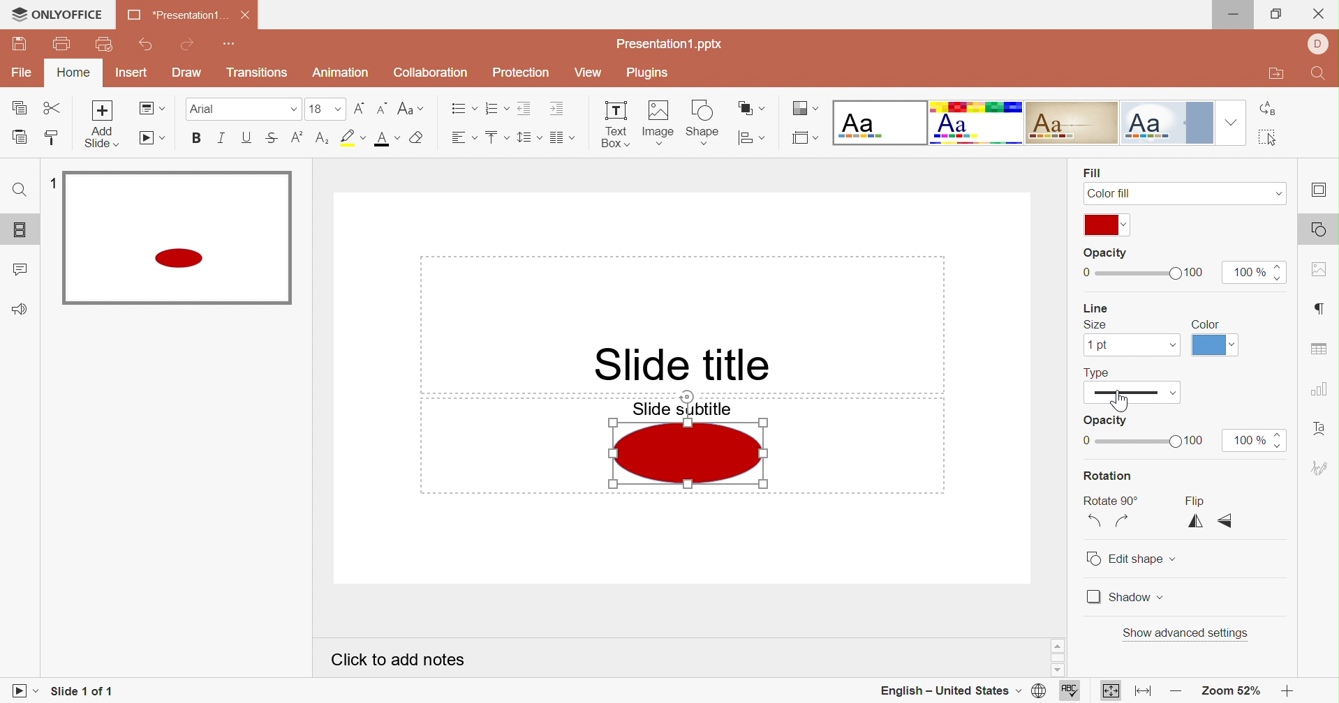 Image resolution: width=1339 pixels, height=703 pixels. What do you see at coordinates (528, 137) in the screenshot?
I see `Line spacing` at bounding box center [528, 137].